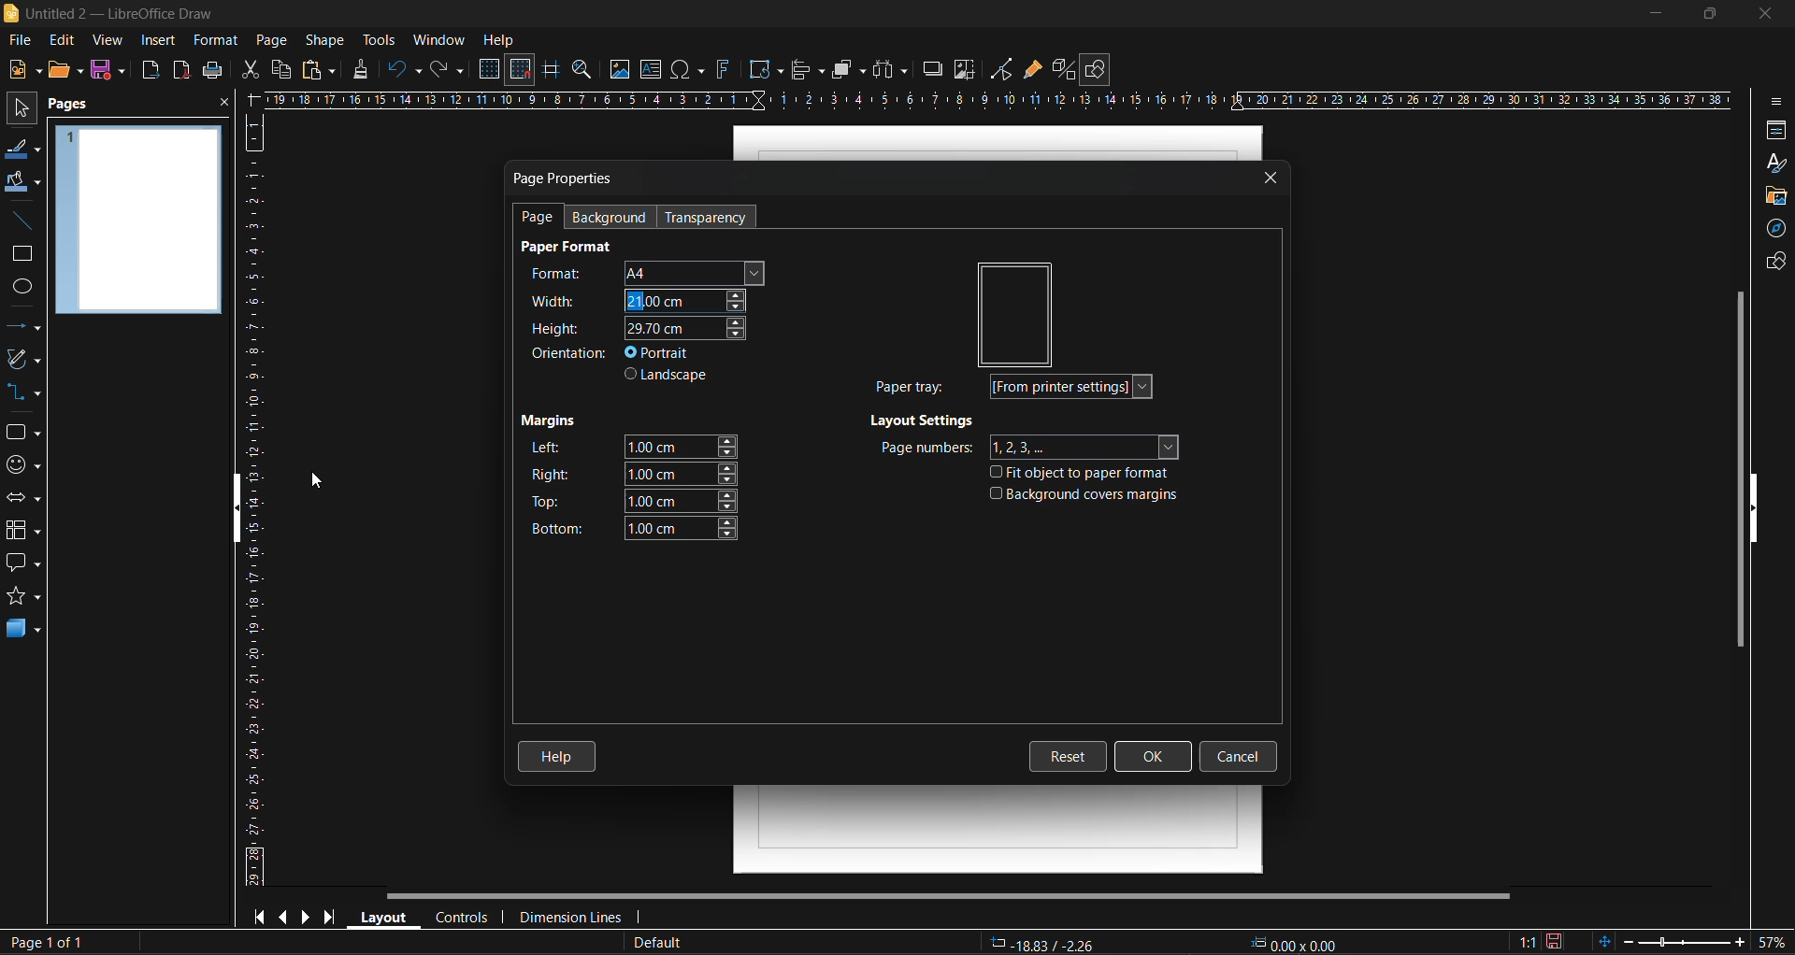 The image size is (1795, 955). Describe the element at coordinates (26, 499) in the screenshot. I see `block arrows` at that location.